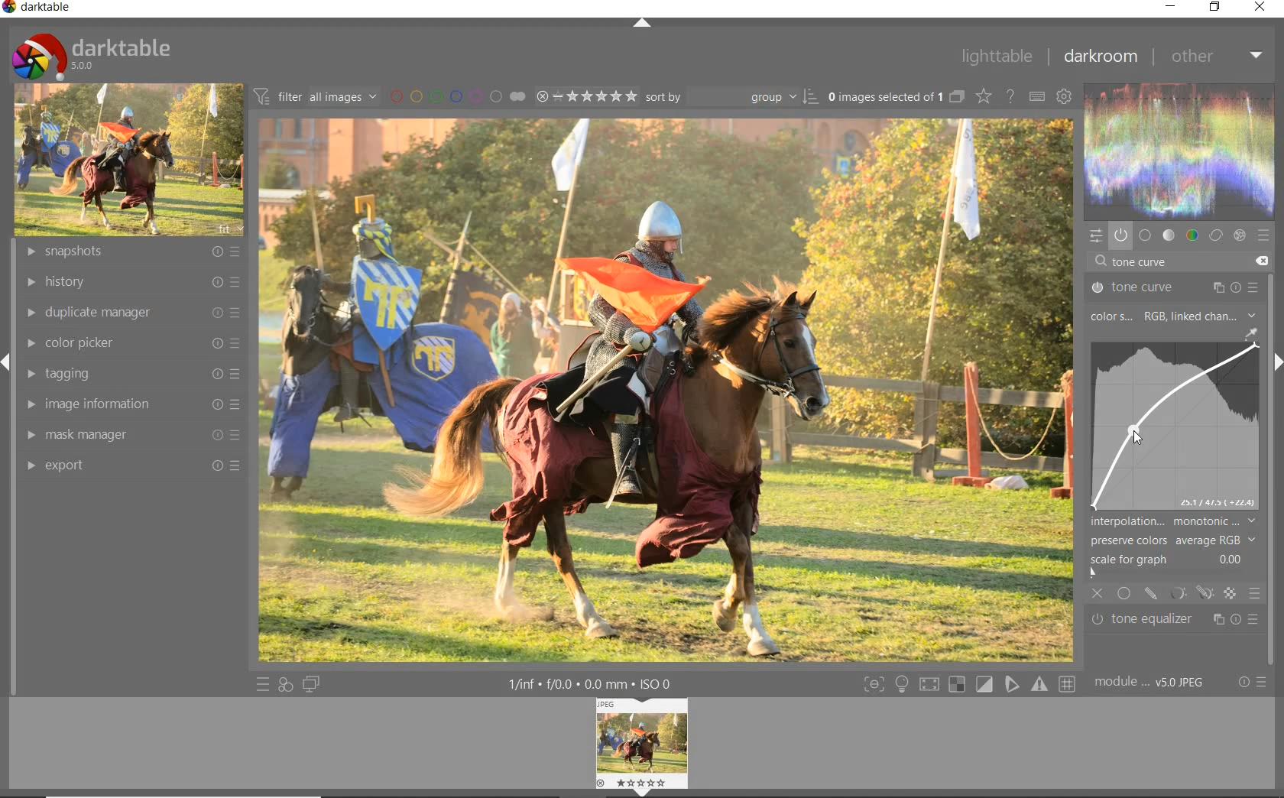  What do you see at coordinates (1172, 317) in the screenshot?
I see `color space` at bounding box center [1172, 317].